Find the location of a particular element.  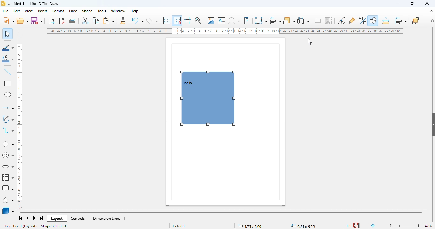

horizontal scroll bar is located at coordinates (221, 212).